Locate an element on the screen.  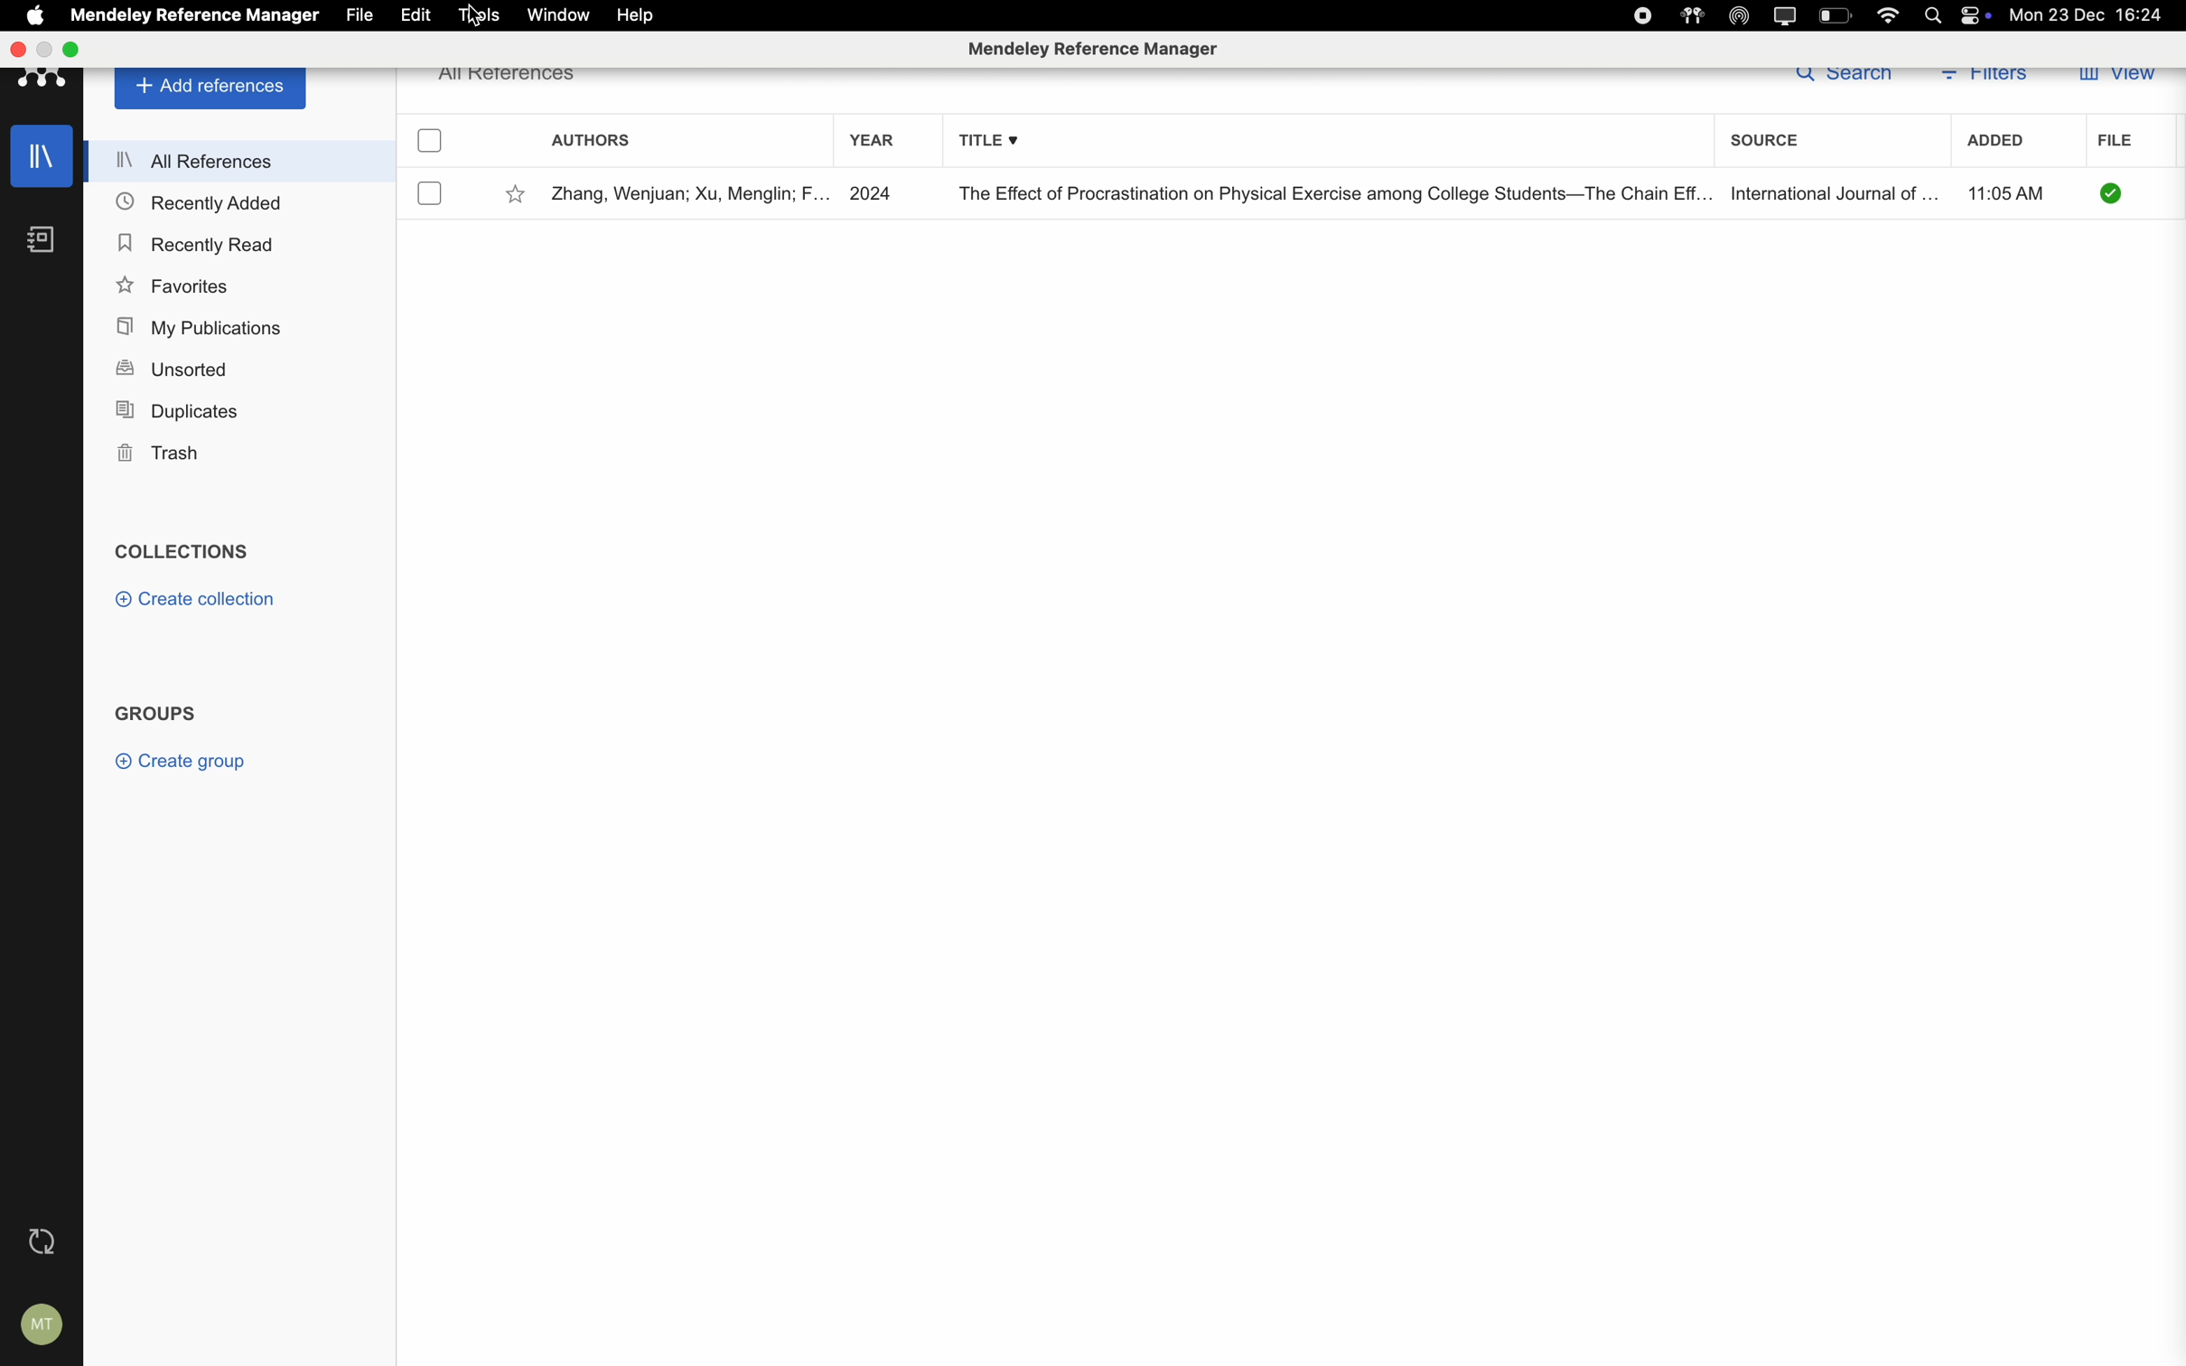
battery is located at coordinates (1834, 15).